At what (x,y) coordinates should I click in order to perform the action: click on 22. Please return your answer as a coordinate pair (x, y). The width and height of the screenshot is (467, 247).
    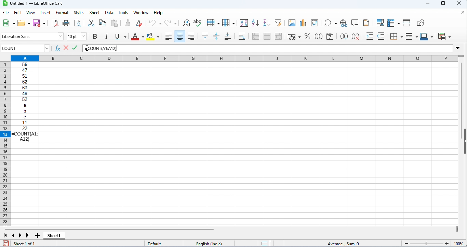
    Looking at the image, I should click on (25, 128).